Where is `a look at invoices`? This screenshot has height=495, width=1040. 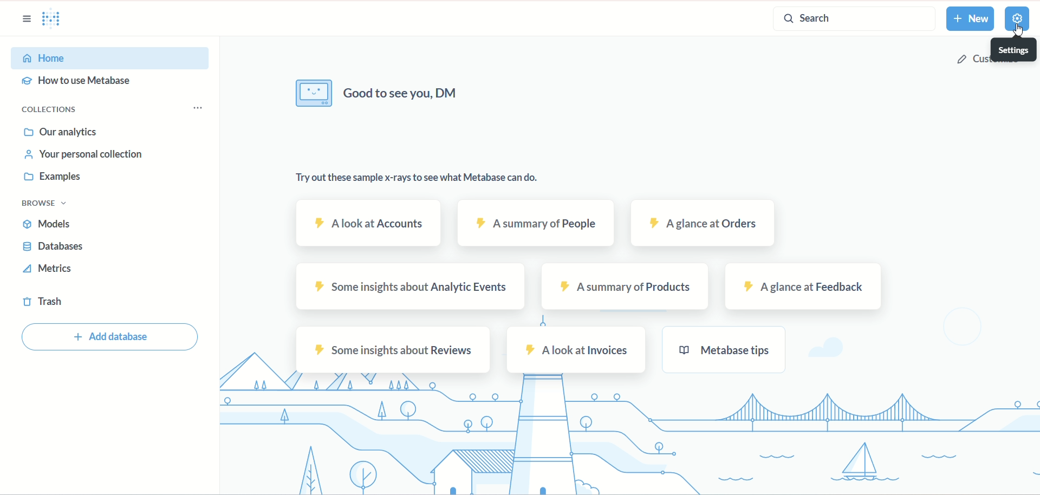 a look at invoices is located at coordinates (577, 351).